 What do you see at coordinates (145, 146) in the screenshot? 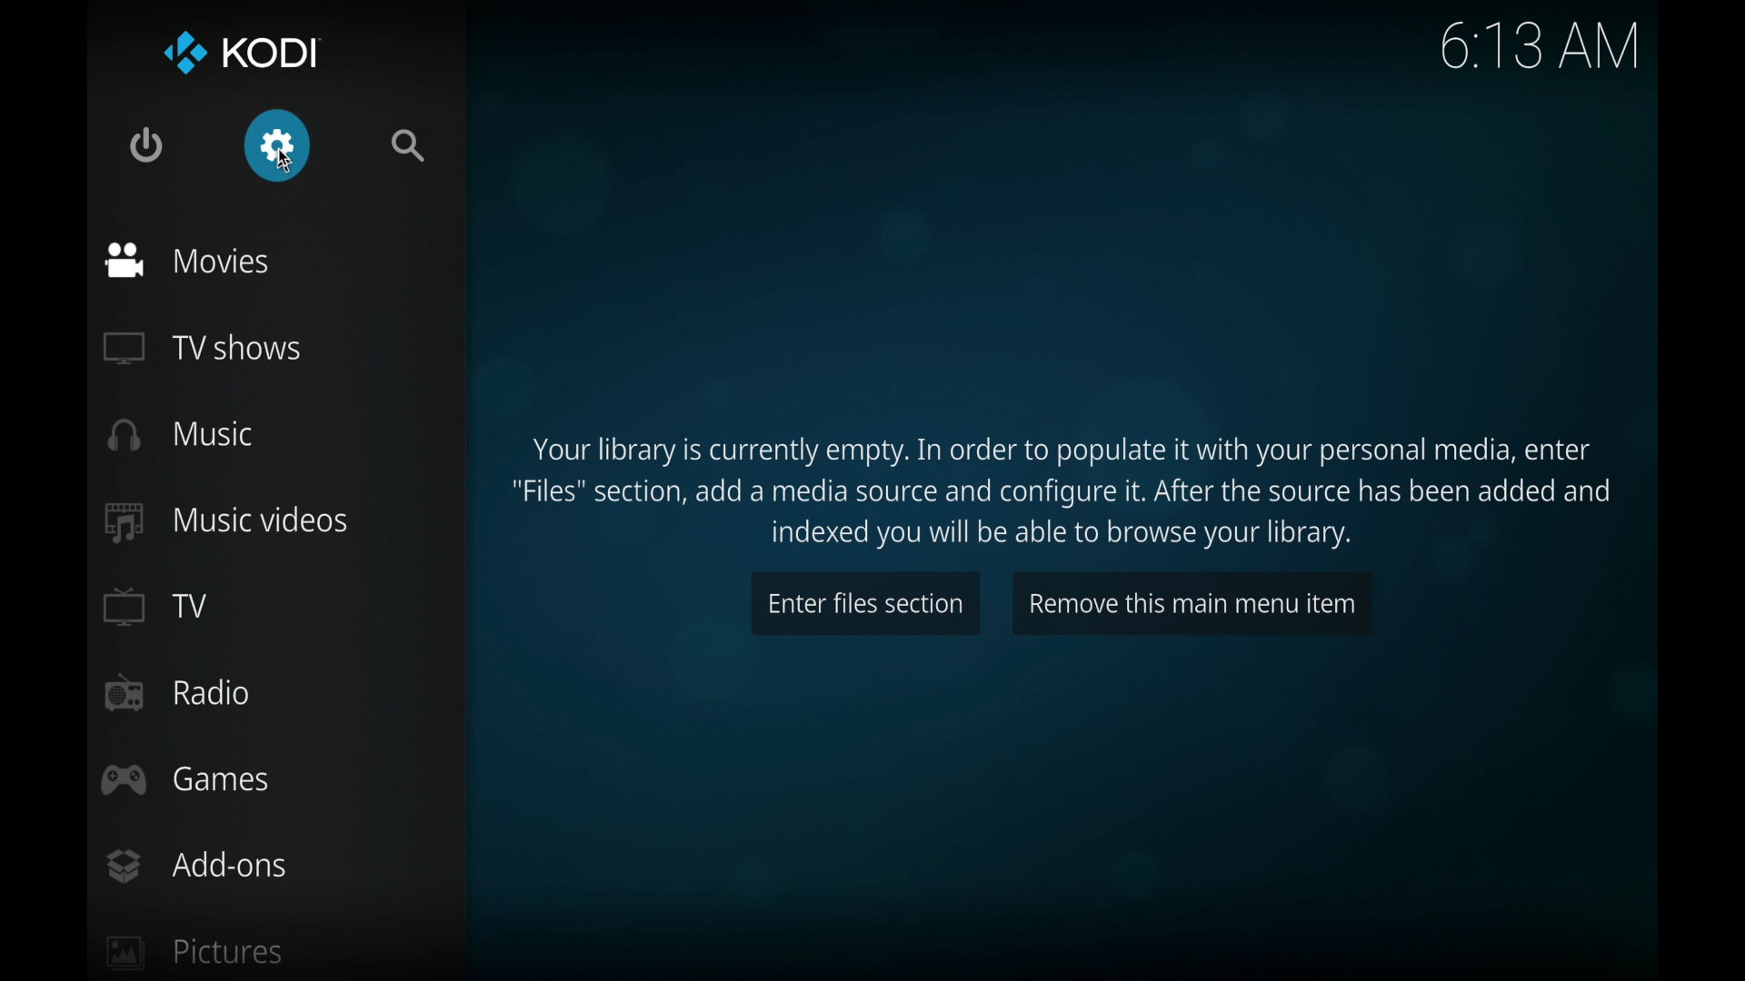
I see `quit kodi` at bounding box center [145, 146].